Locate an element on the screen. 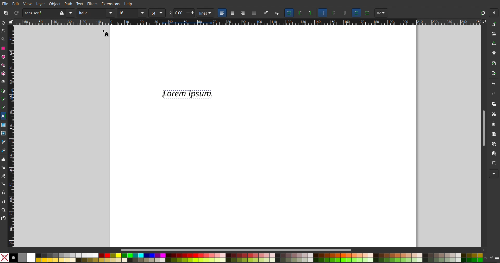 The height and width of the screenshot is (263, 500). Sideways glyphs orientation is located at coordinates (346, 13).